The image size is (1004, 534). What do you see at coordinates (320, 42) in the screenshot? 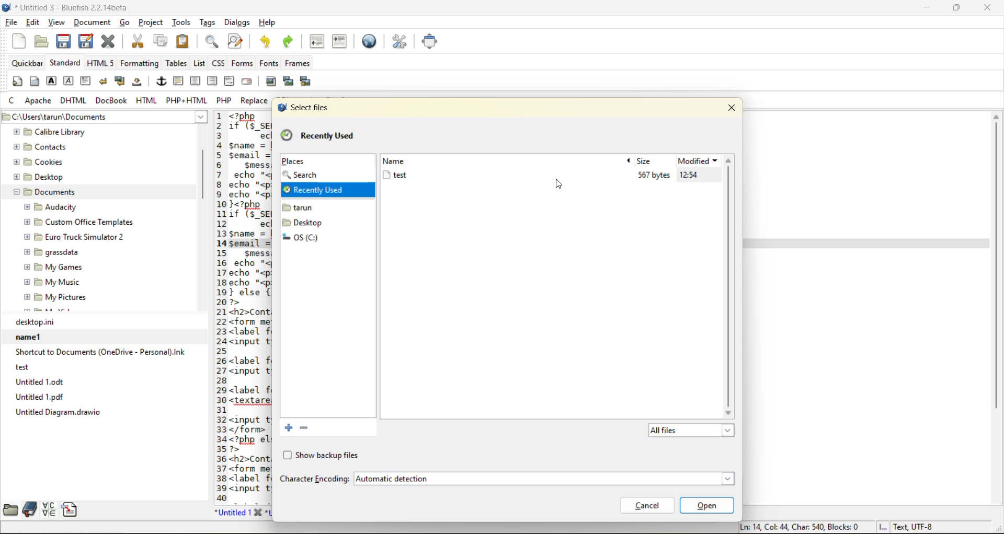
I see `unindent ` at bounding box center [320, 42].